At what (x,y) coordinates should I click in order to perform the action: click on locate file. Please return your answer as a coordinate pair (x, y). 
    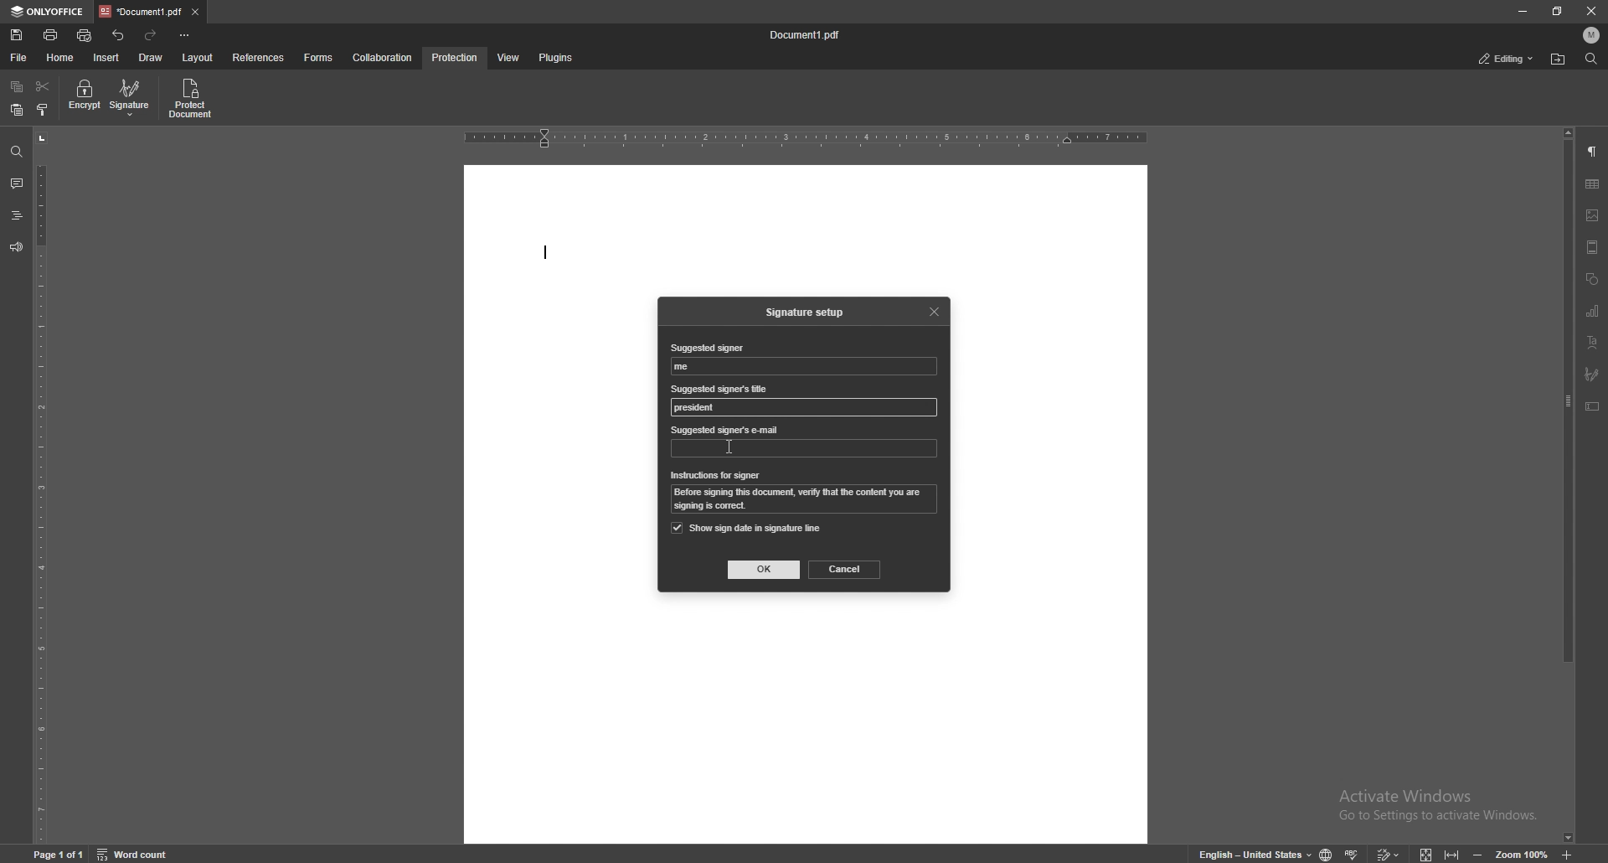
    Looking at the image, I should click on (1558, 60).